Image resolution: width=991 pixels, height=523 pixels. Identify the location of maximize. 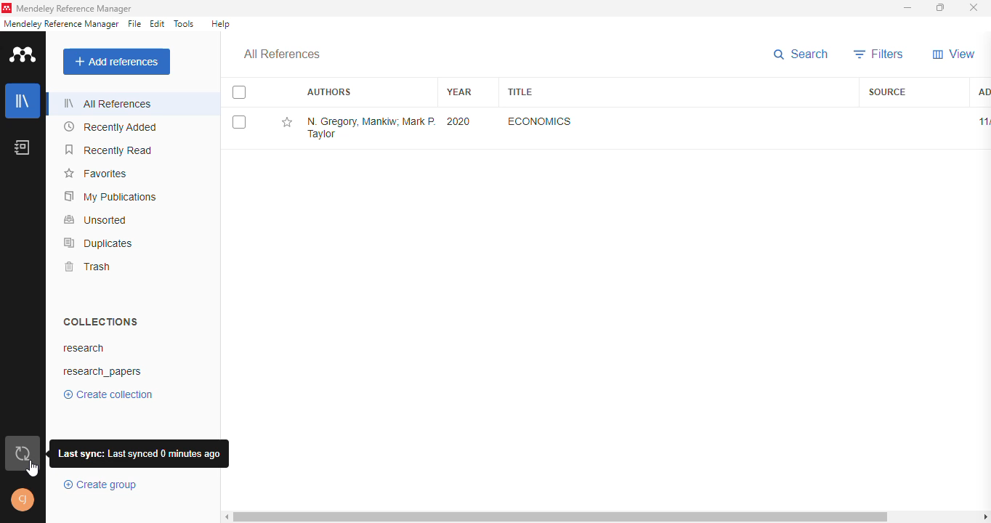
(940, 7).